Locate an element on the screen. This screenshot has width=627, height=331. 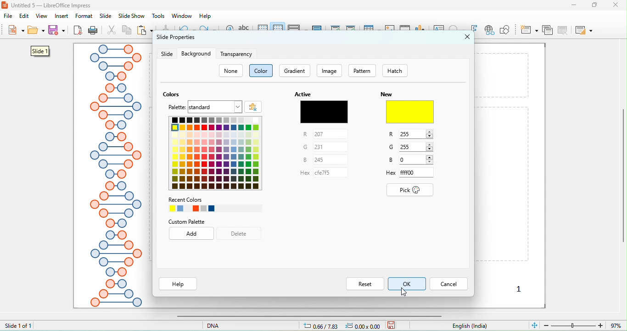
gradient is located at coordinates (295, 71).